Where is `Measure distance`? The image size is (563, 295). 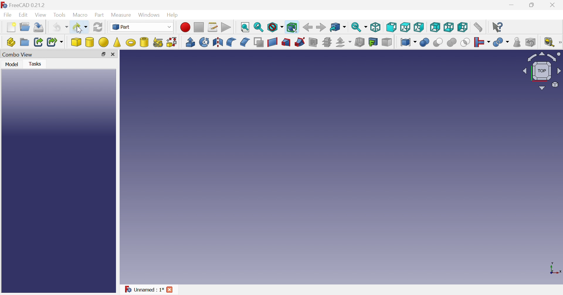 Measure distance is located at coordinates (479, 27).